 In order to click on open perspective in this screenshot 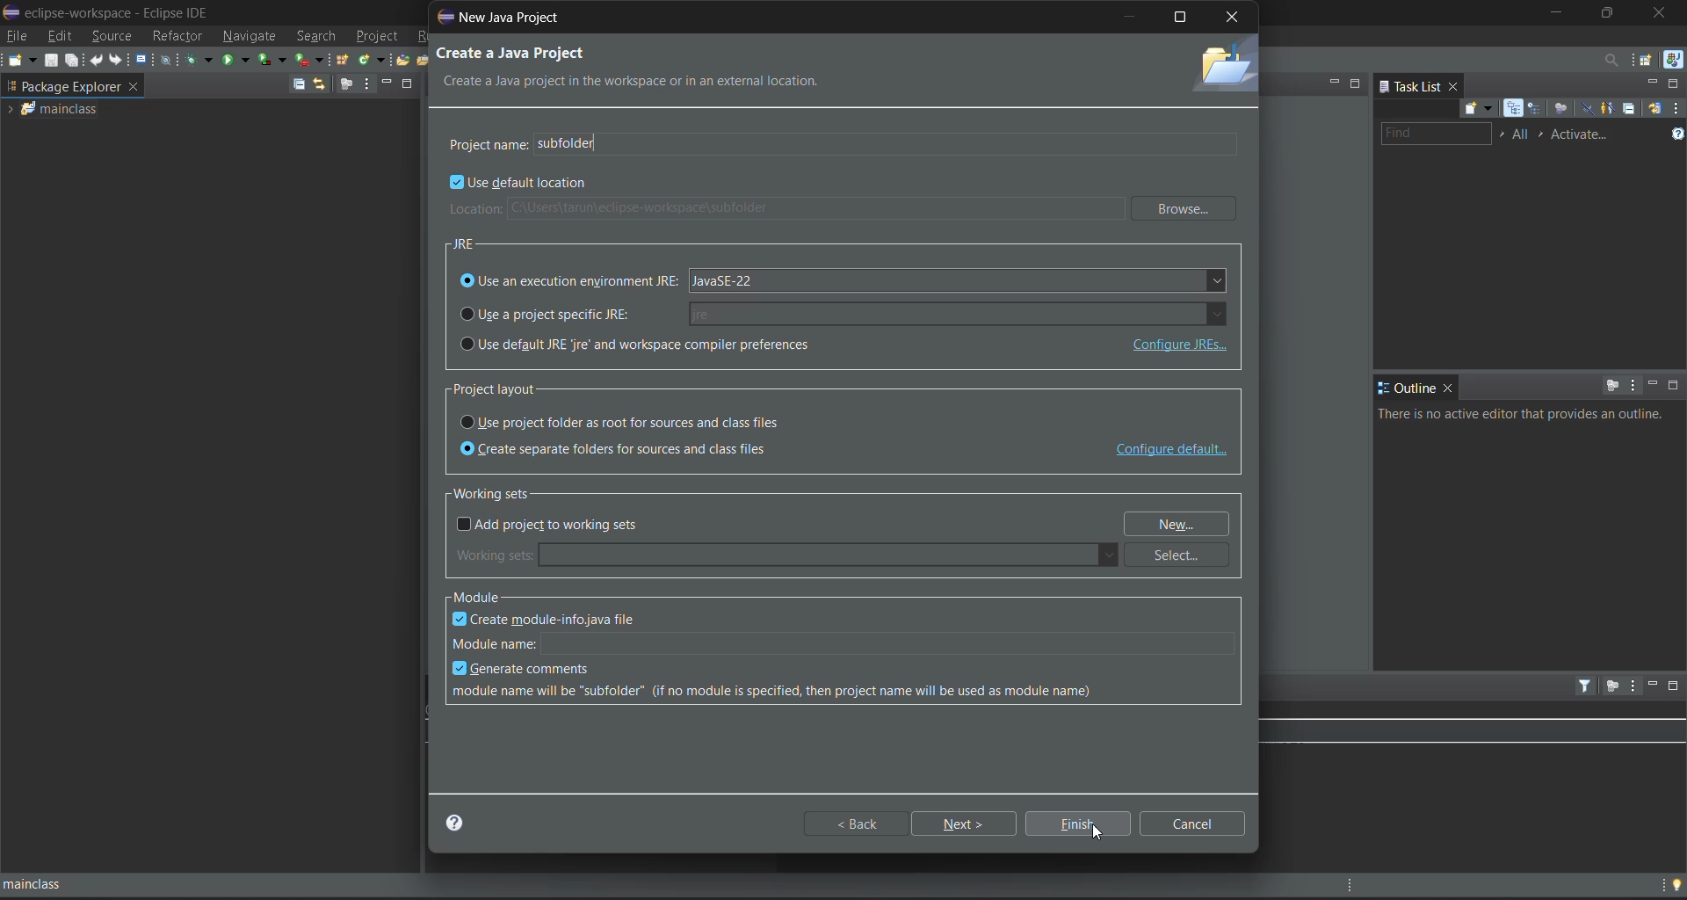, I will do `click(1644, 60)`.